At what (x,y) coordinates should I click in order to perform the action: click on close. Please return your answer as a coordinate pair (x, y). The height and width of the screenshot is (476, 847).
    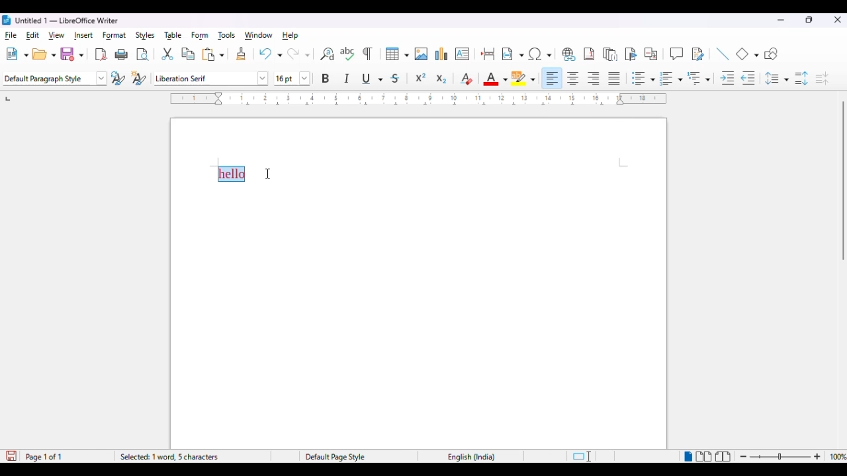
    Looking at the image, I should click on (838, 20).